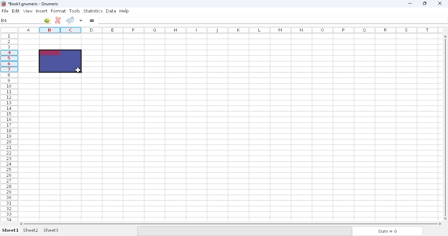  What do you see at coordinates (74, 11) in the screenshot?
I see `tools` at bounding box center [74, 11].